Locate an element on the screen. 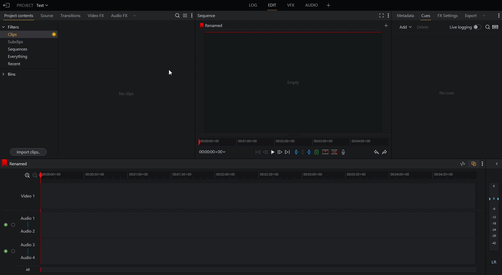 The width and height of the screenshot is (502, 275). Bookmark is located at coordinates (317, 152).